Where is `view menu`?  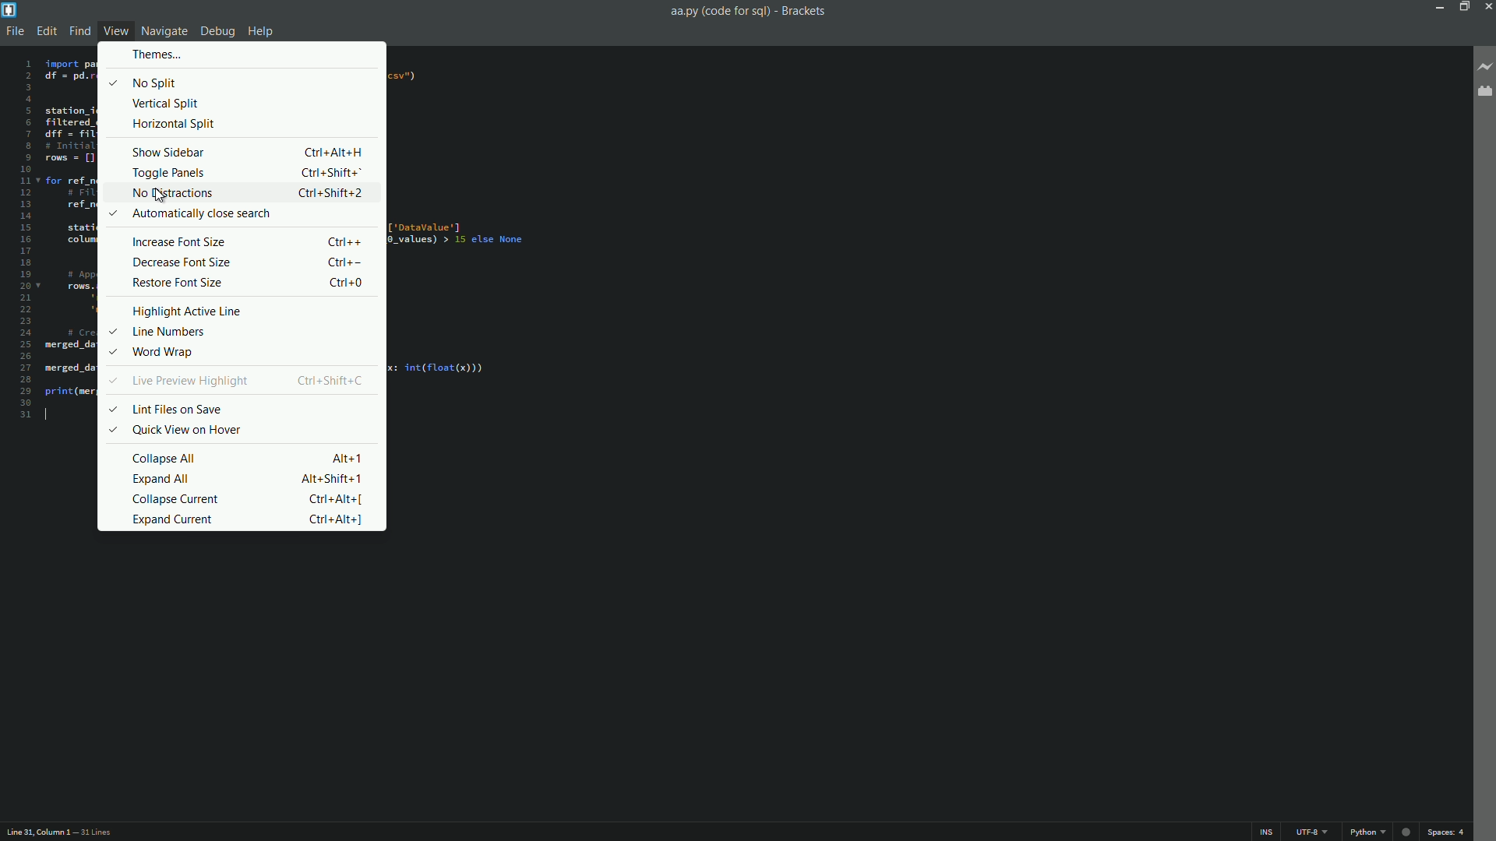 view menu is located at coordinates (115, 30).